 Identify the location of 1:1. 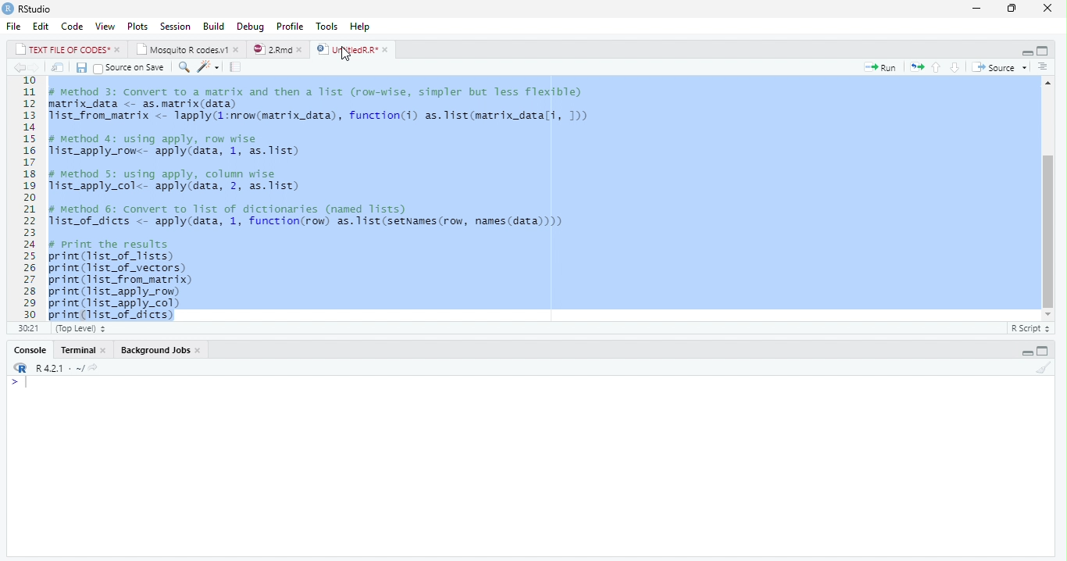
(27, 327).